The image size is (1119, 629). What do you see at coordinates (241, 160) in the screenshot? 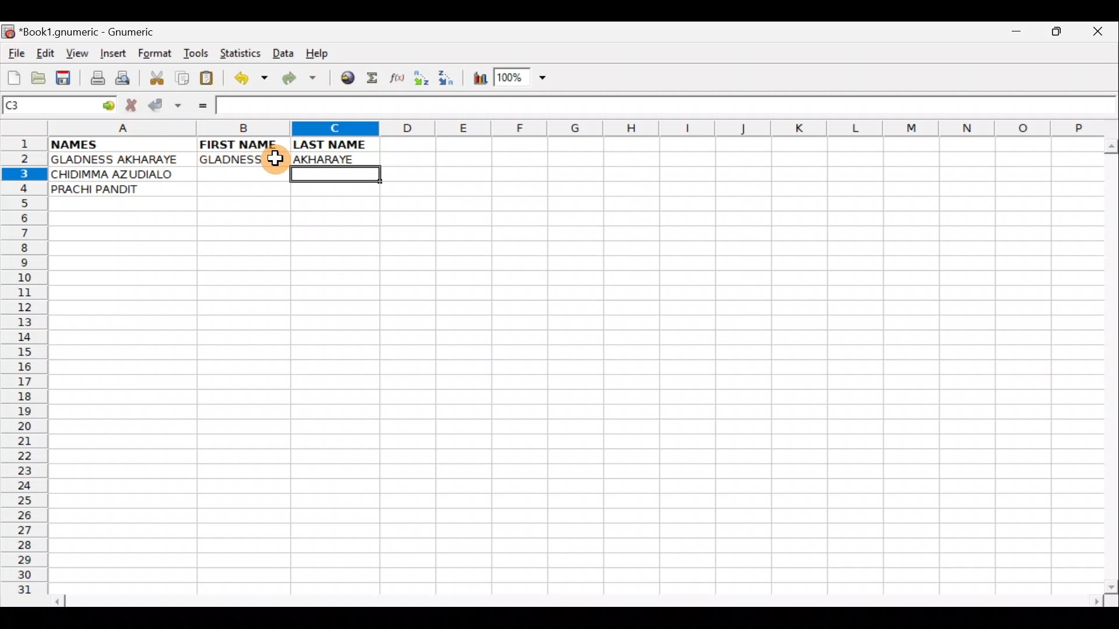
I see `GLADNESS` at bounding box center [241, 160].